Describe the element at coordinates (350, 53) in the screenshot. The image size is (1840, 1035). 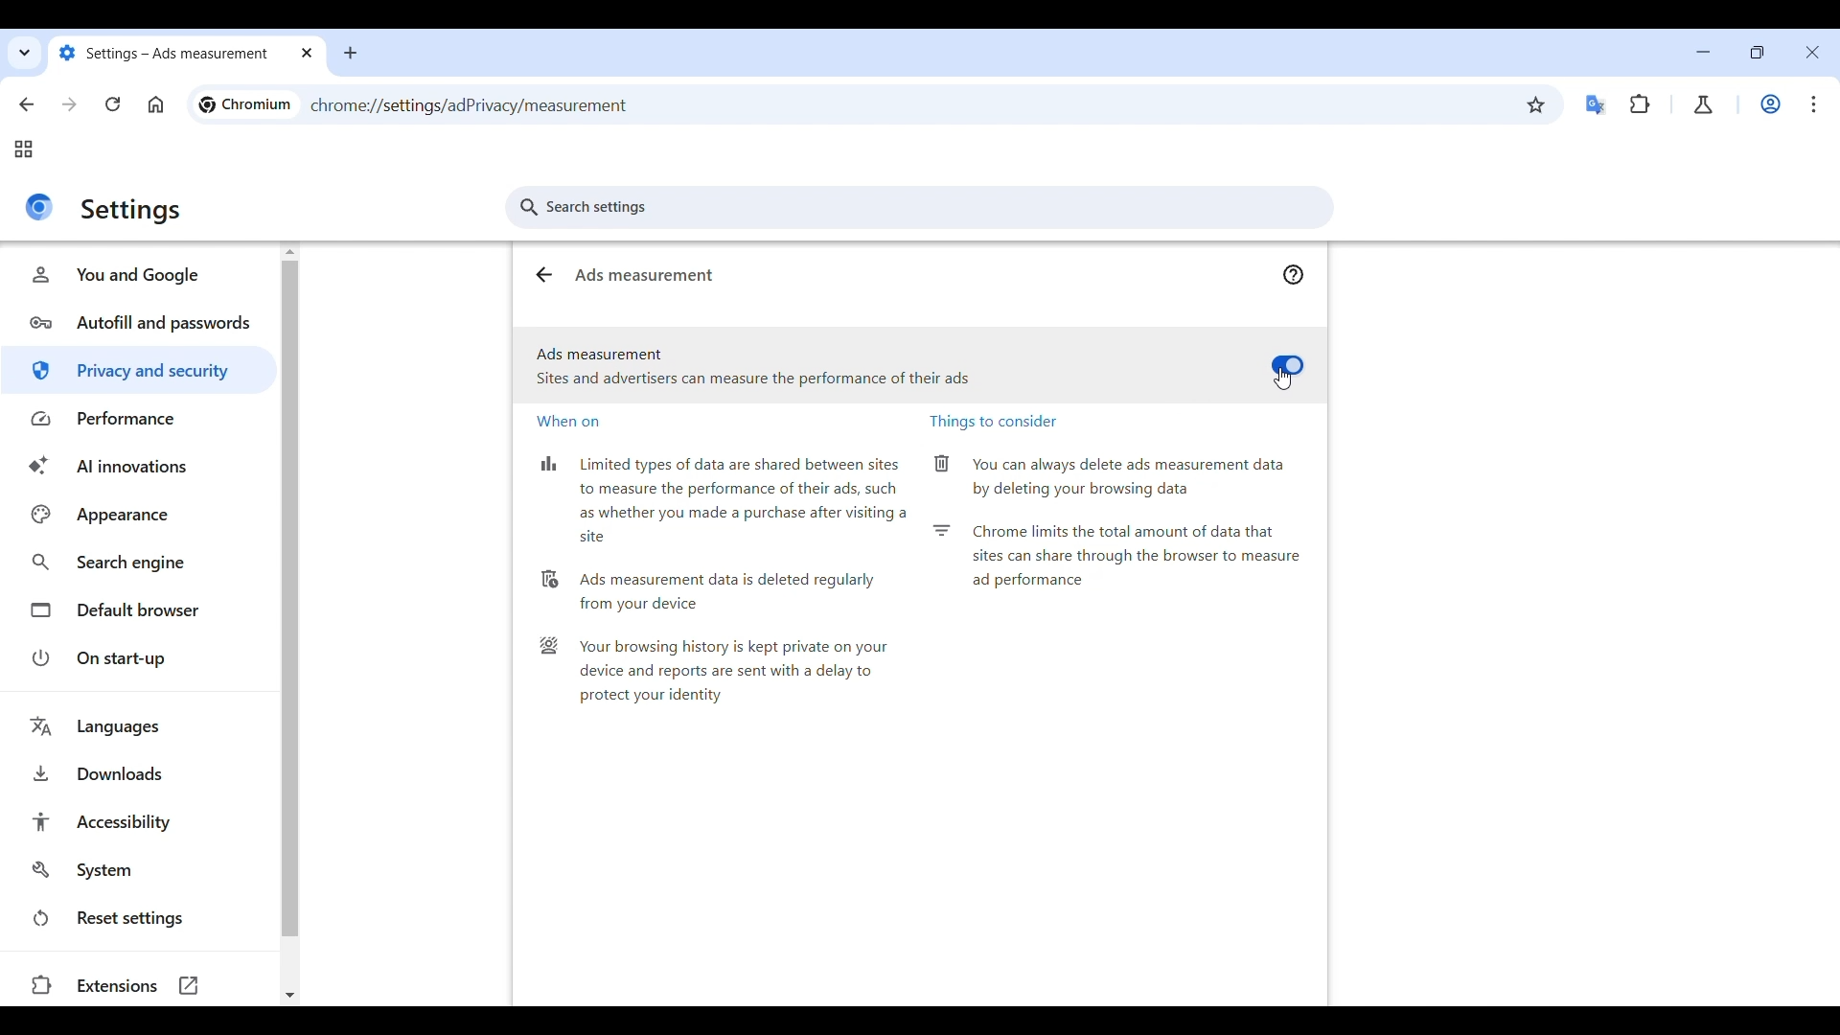
I see `Add new tab` at that location.